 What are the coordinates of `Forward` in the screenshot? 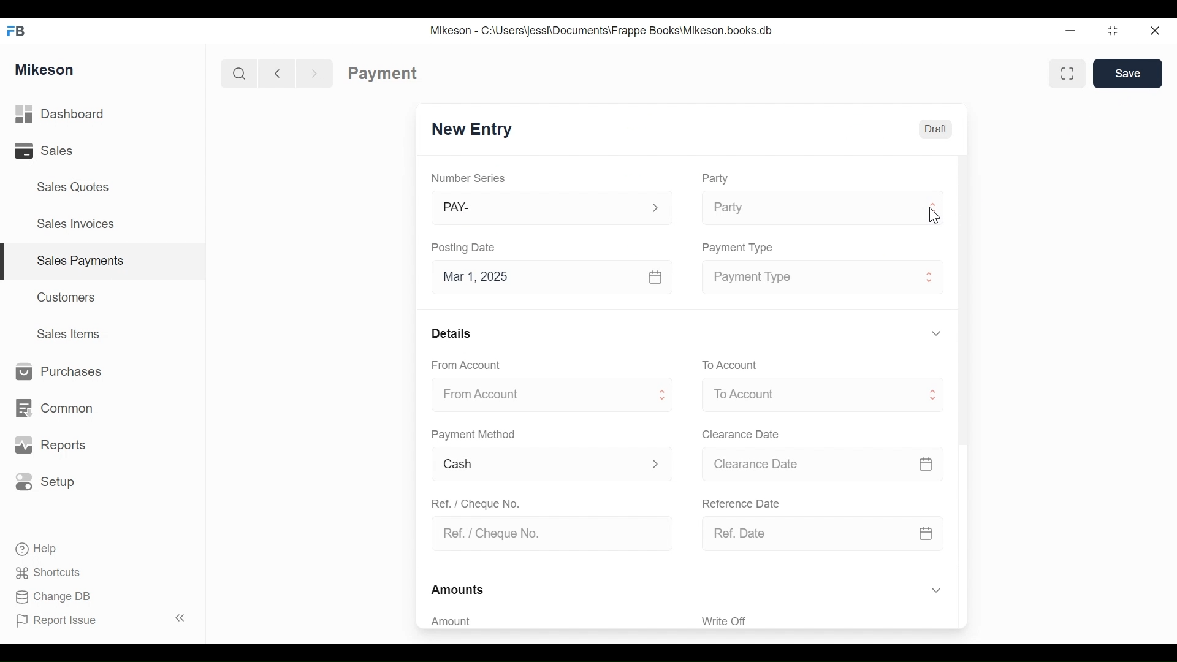 It's located at (319, 72).